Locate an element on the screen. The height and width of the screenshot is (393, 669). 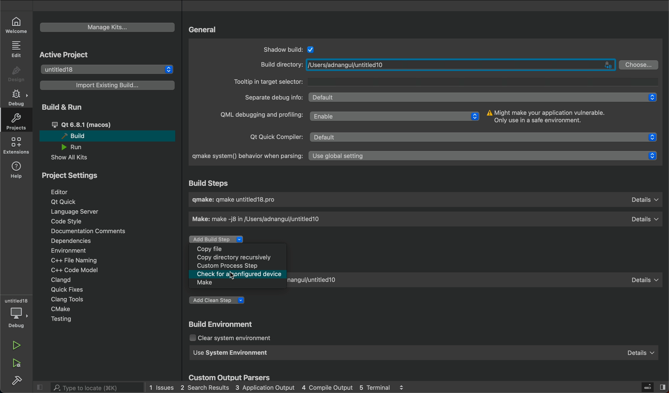
untitled                 is located at coordinates (110, 69).